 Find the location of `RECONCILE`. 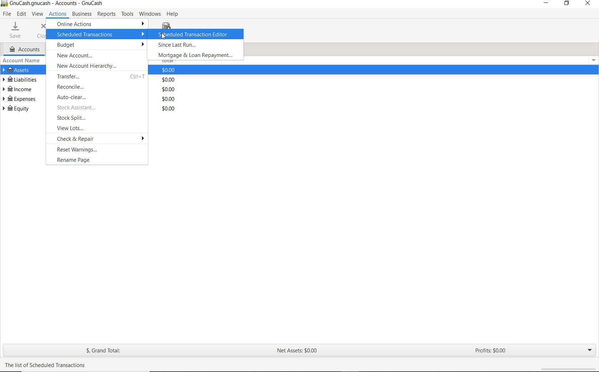

RECONCILE is located at coordinates (99, 87).